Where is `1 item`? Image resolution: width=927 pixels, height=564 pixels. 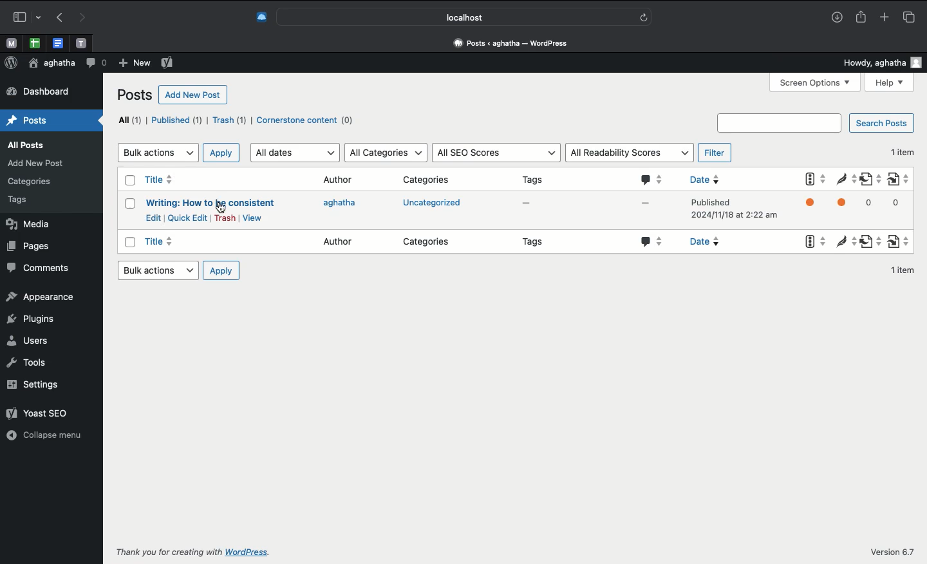 1 item is located at coordinates (903, 271).